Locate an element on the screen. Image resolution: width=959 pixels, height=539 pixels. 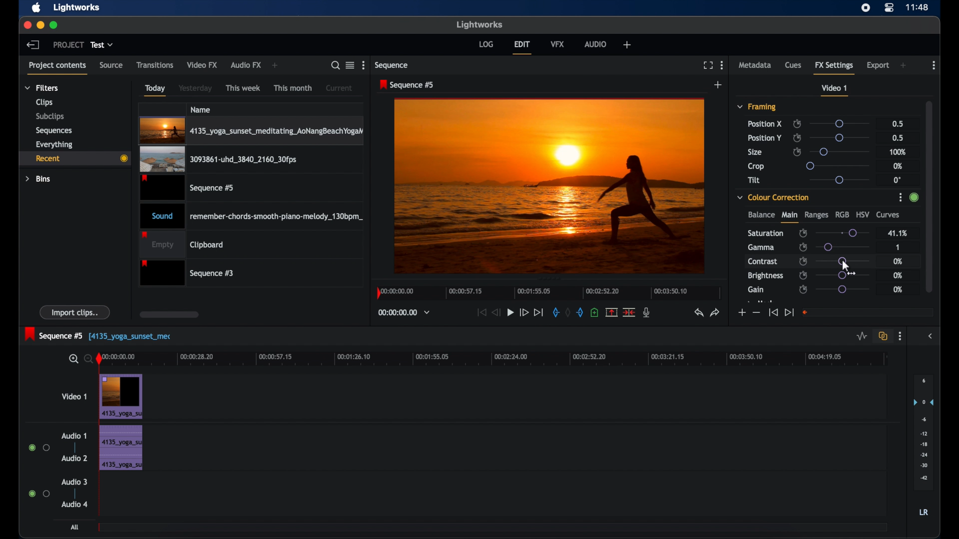
search is located at coordinates (336, 65).